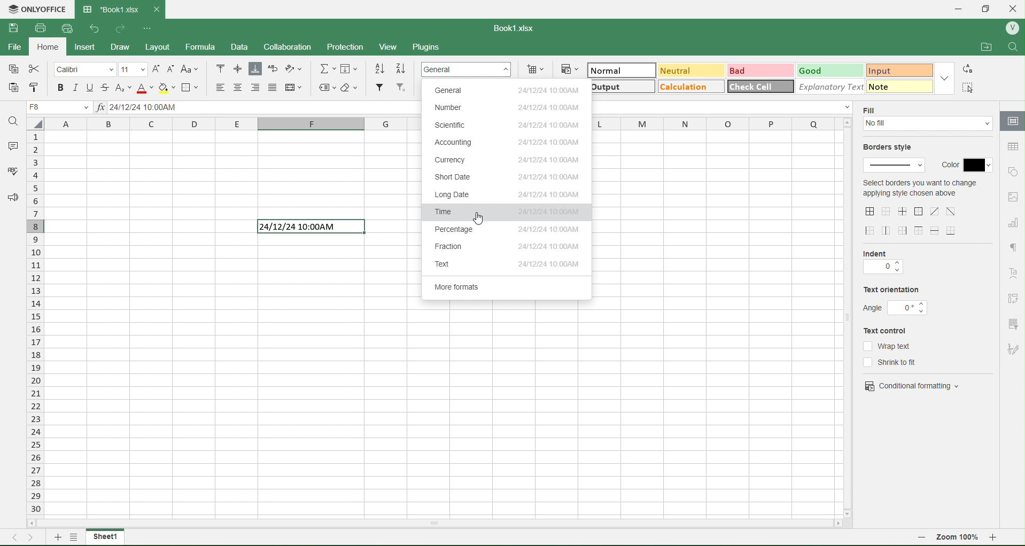  Describe the element at coordinates (352, 69) in the screenshot. I see `Fill` at that location.